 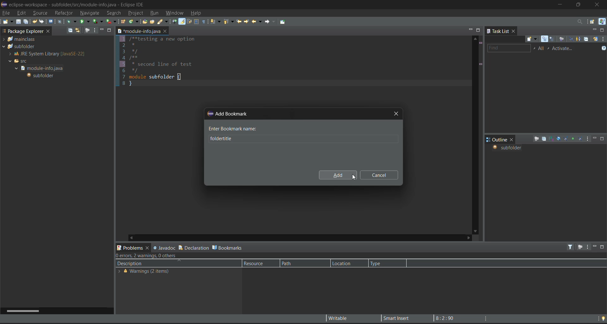 What do you see at coordinates (562, 40) in the screenshot?
I see `focus on workweek` at bounding box center [562, 40].